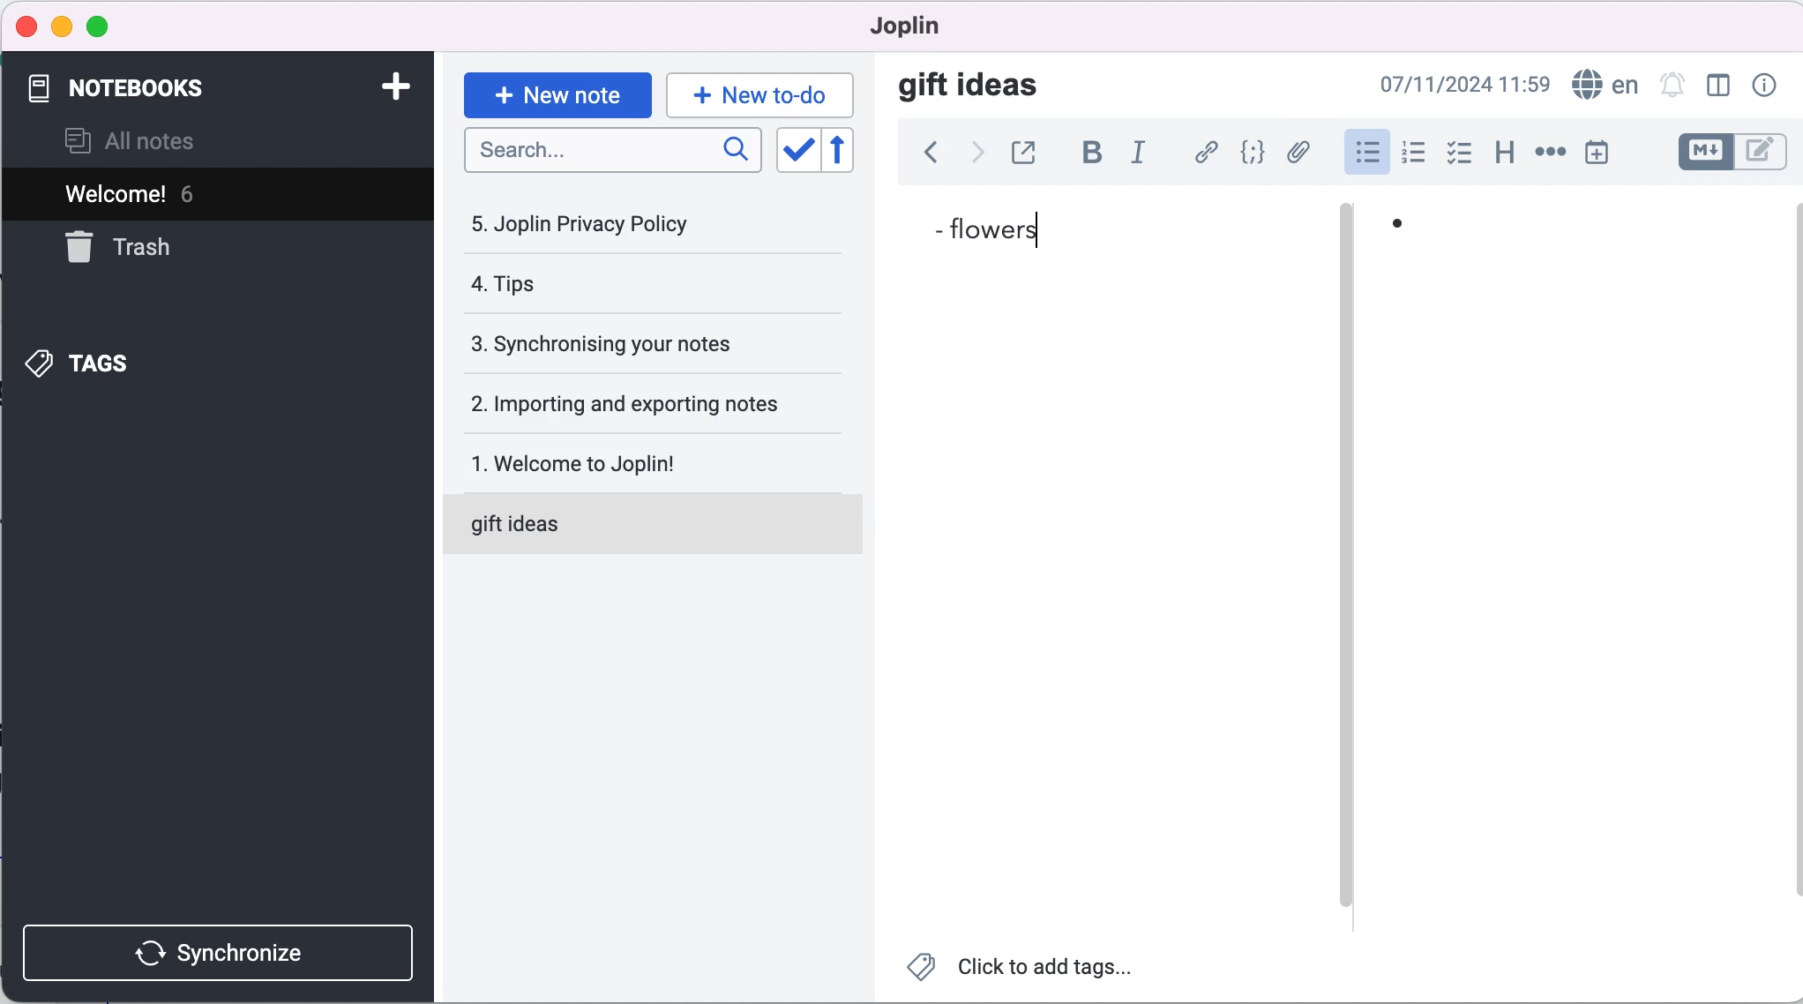  Describe the element at coordinates (1205, 152) in the screenshot. I see `hyperlink` at that location.